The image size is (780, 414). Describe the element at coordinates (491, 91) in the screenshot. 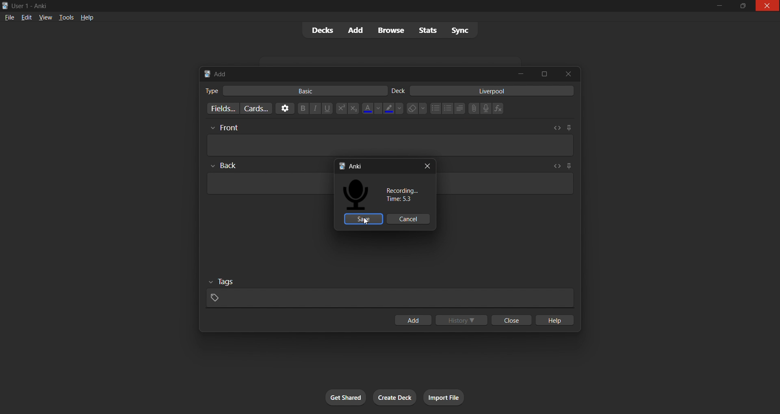

I see `` at that location.